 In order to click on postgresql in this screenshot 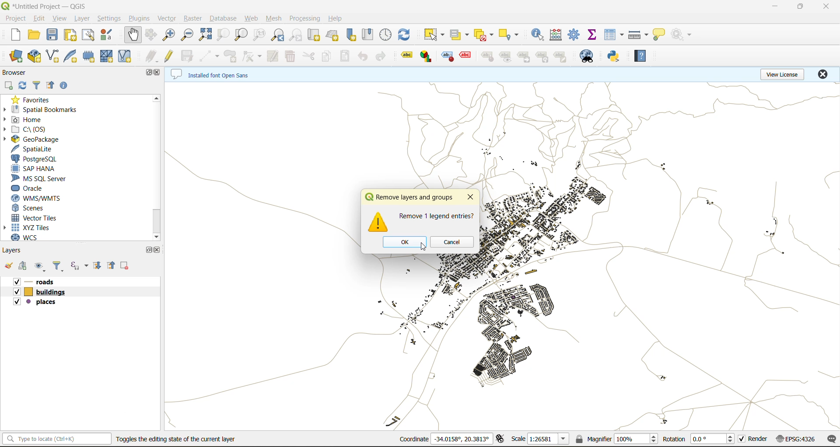, I will do `click(34, 160)`.